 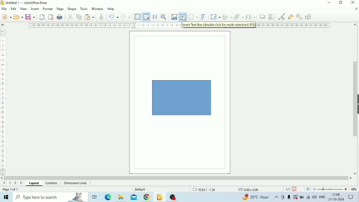 What do you see at coordinates (282, 17) in the screenshot?
I see `Toggle Point Edit Mode` at bounding box center [282, 17].